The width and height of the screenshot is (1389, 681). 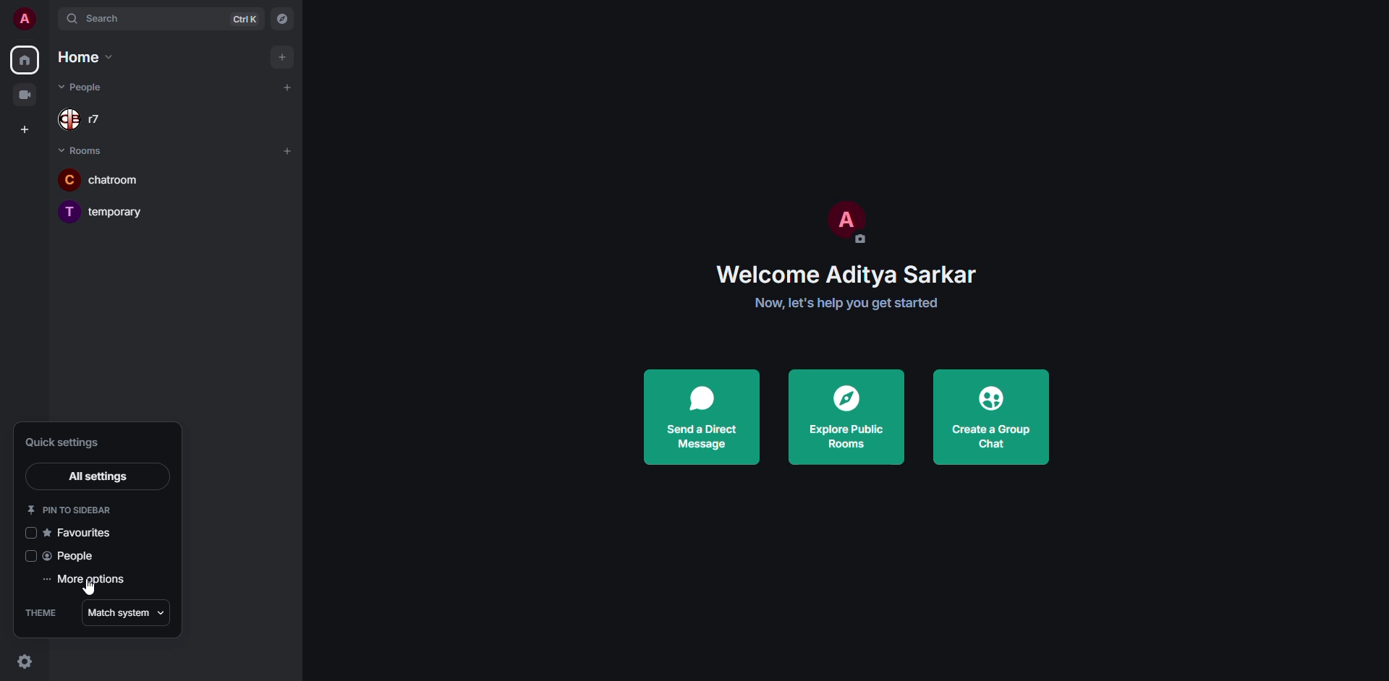 What do you see at coordinates (100, 476) in the screenshot?
I see `all settings` at bounding box center [100, 476].